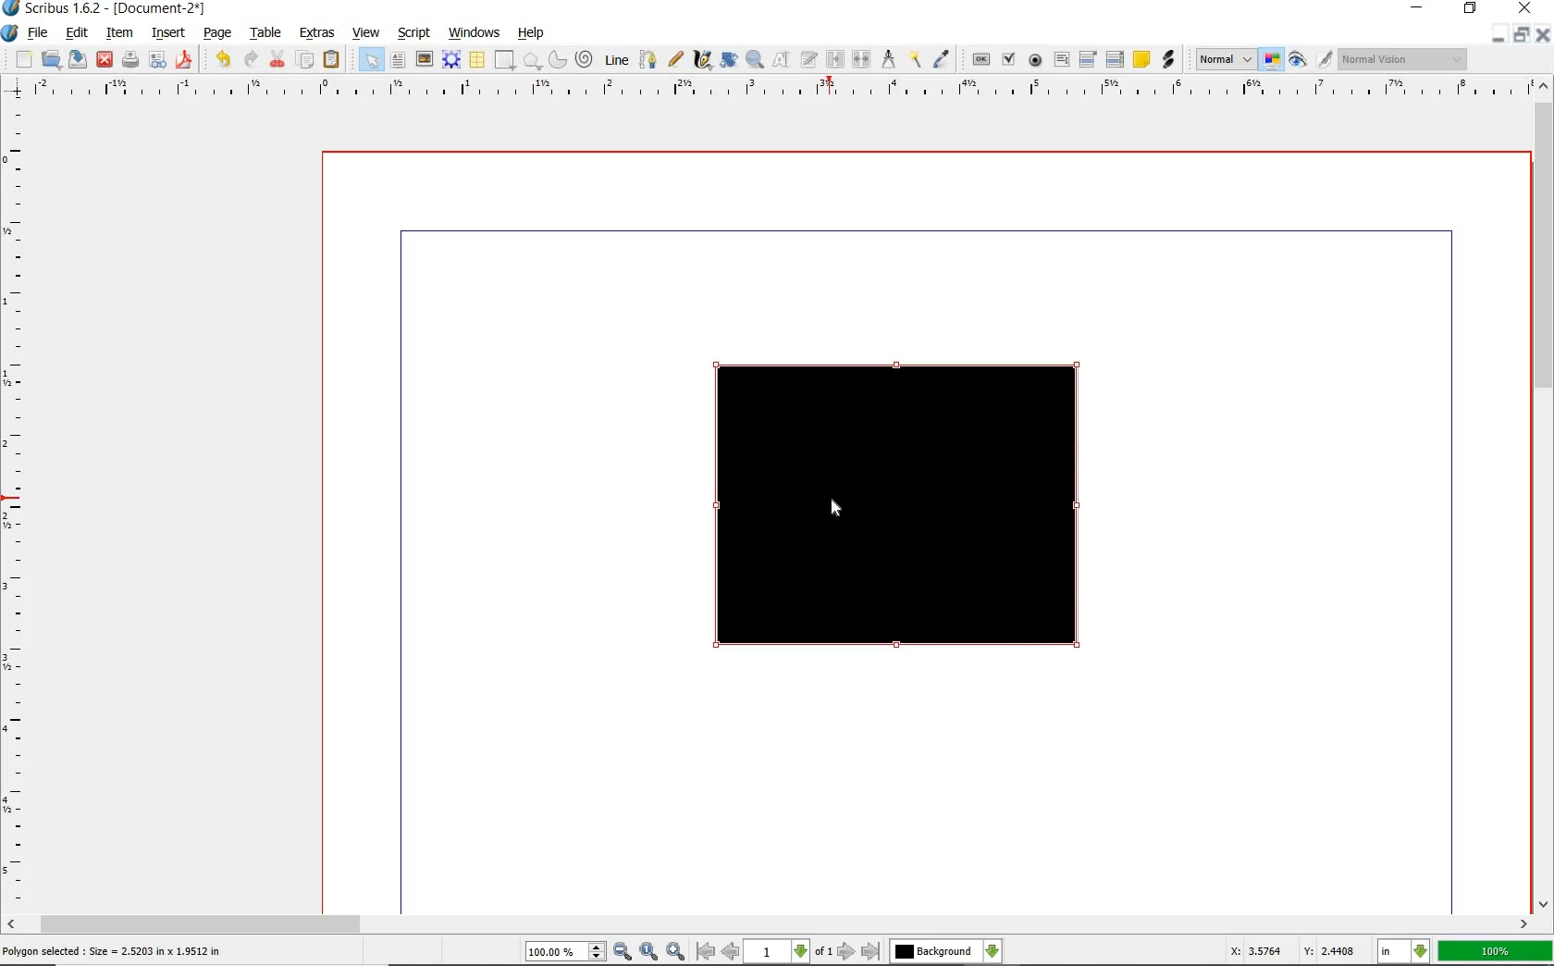 This screenshot has width=1554, height=966. Describe the element at coordinates (557, 61) in the screenshot. I see `arc` at that location.